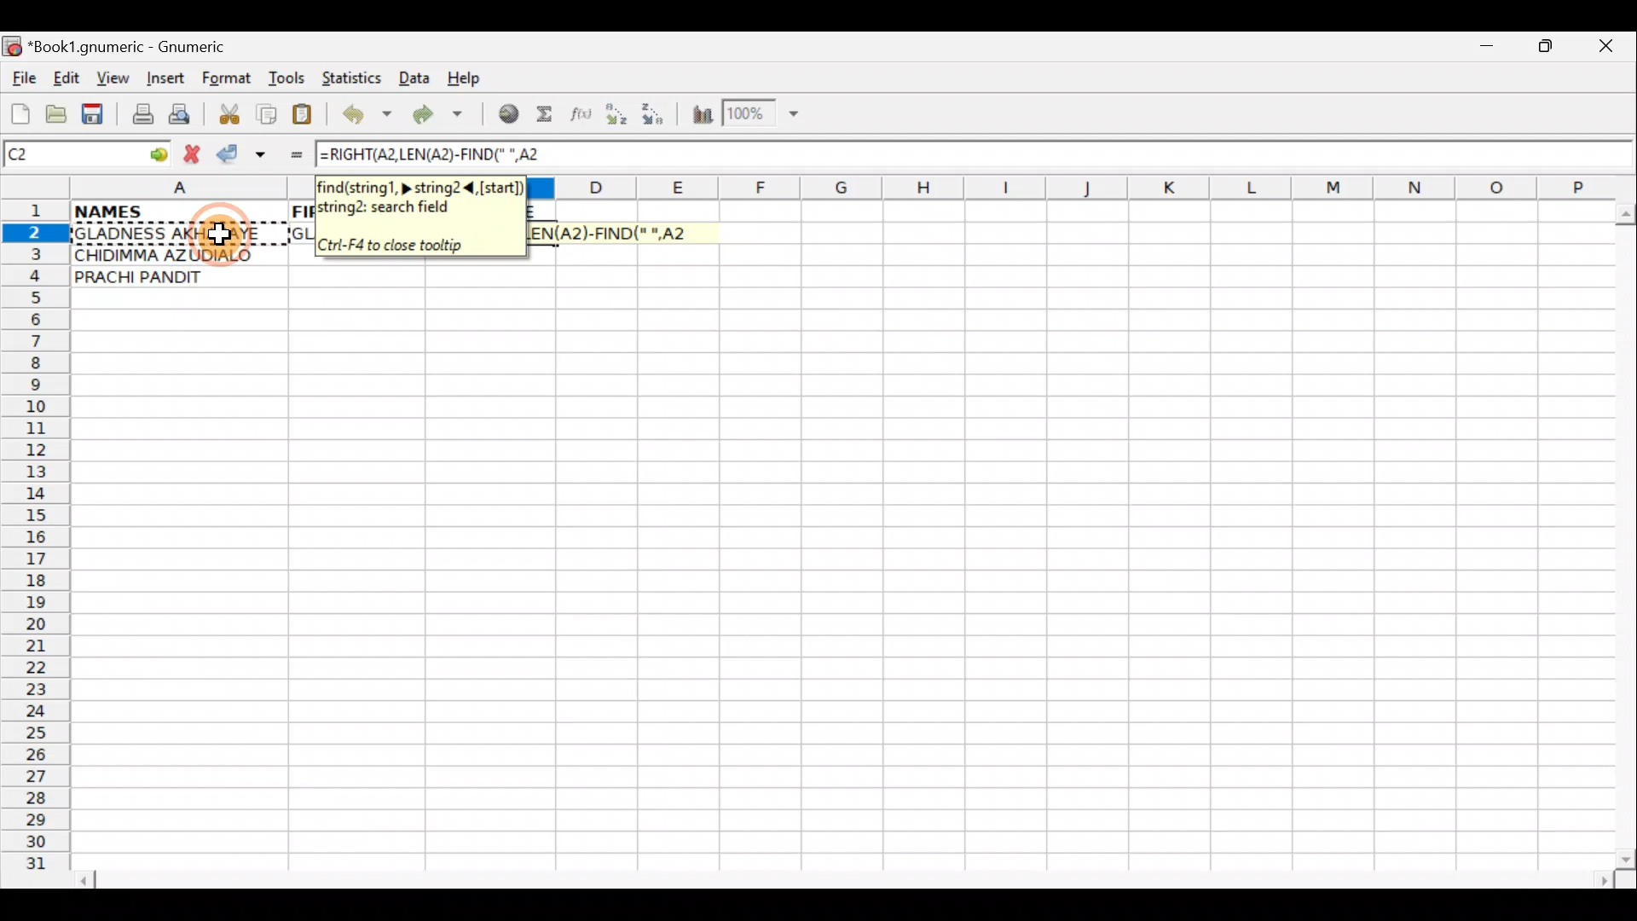 Image resolution: width=1637 pixels, height=921 pixels. I want to click on CHIDIMMA AZUDIALO, so click(169, 253).